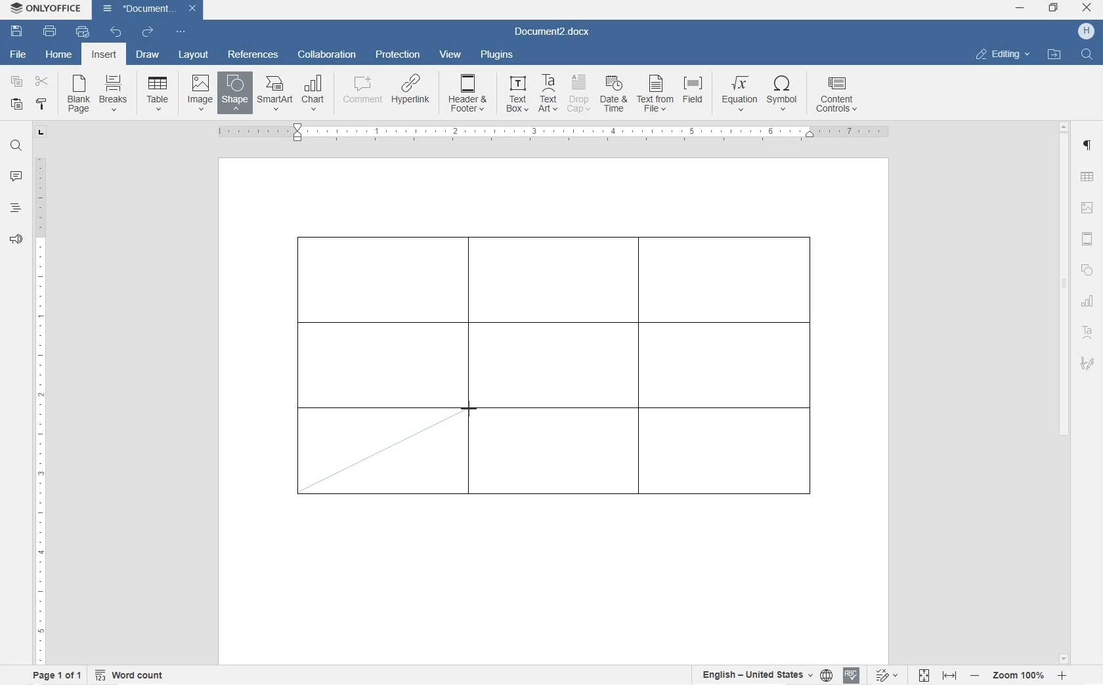 The image size is (1103, 685). I want to click on paste, so click(17, 104).